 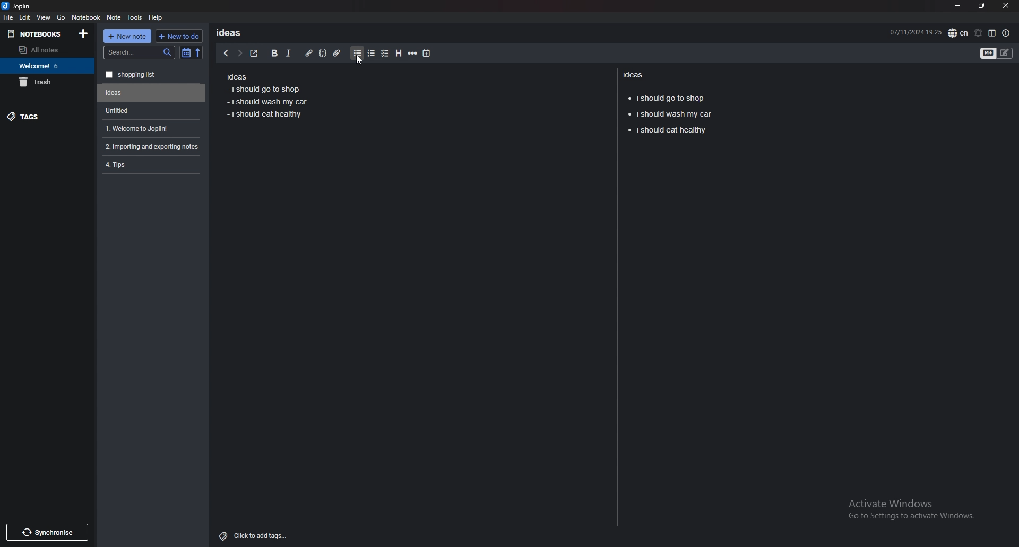 I want to click on Untitled, so click(x=149, y=110).